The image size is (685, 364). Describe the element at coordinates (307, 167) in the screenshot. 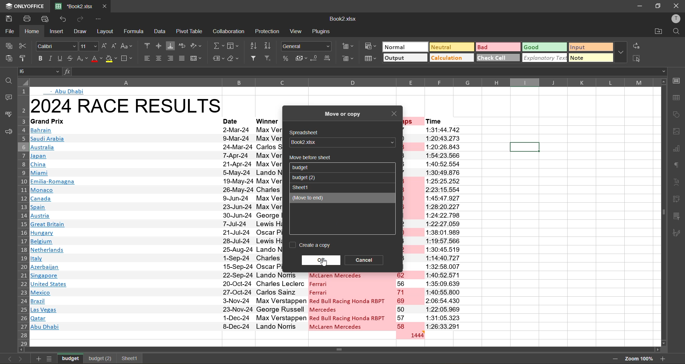

I see `spreadsheet names` at that location.